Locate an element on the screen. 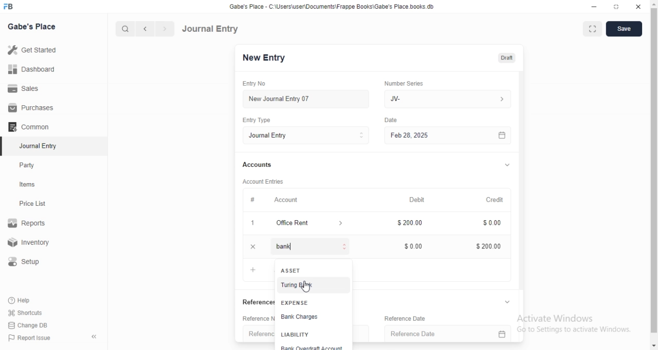 The height and width of the screenshot is (350, 658). Entry Type is located at coordinates (262, 120).